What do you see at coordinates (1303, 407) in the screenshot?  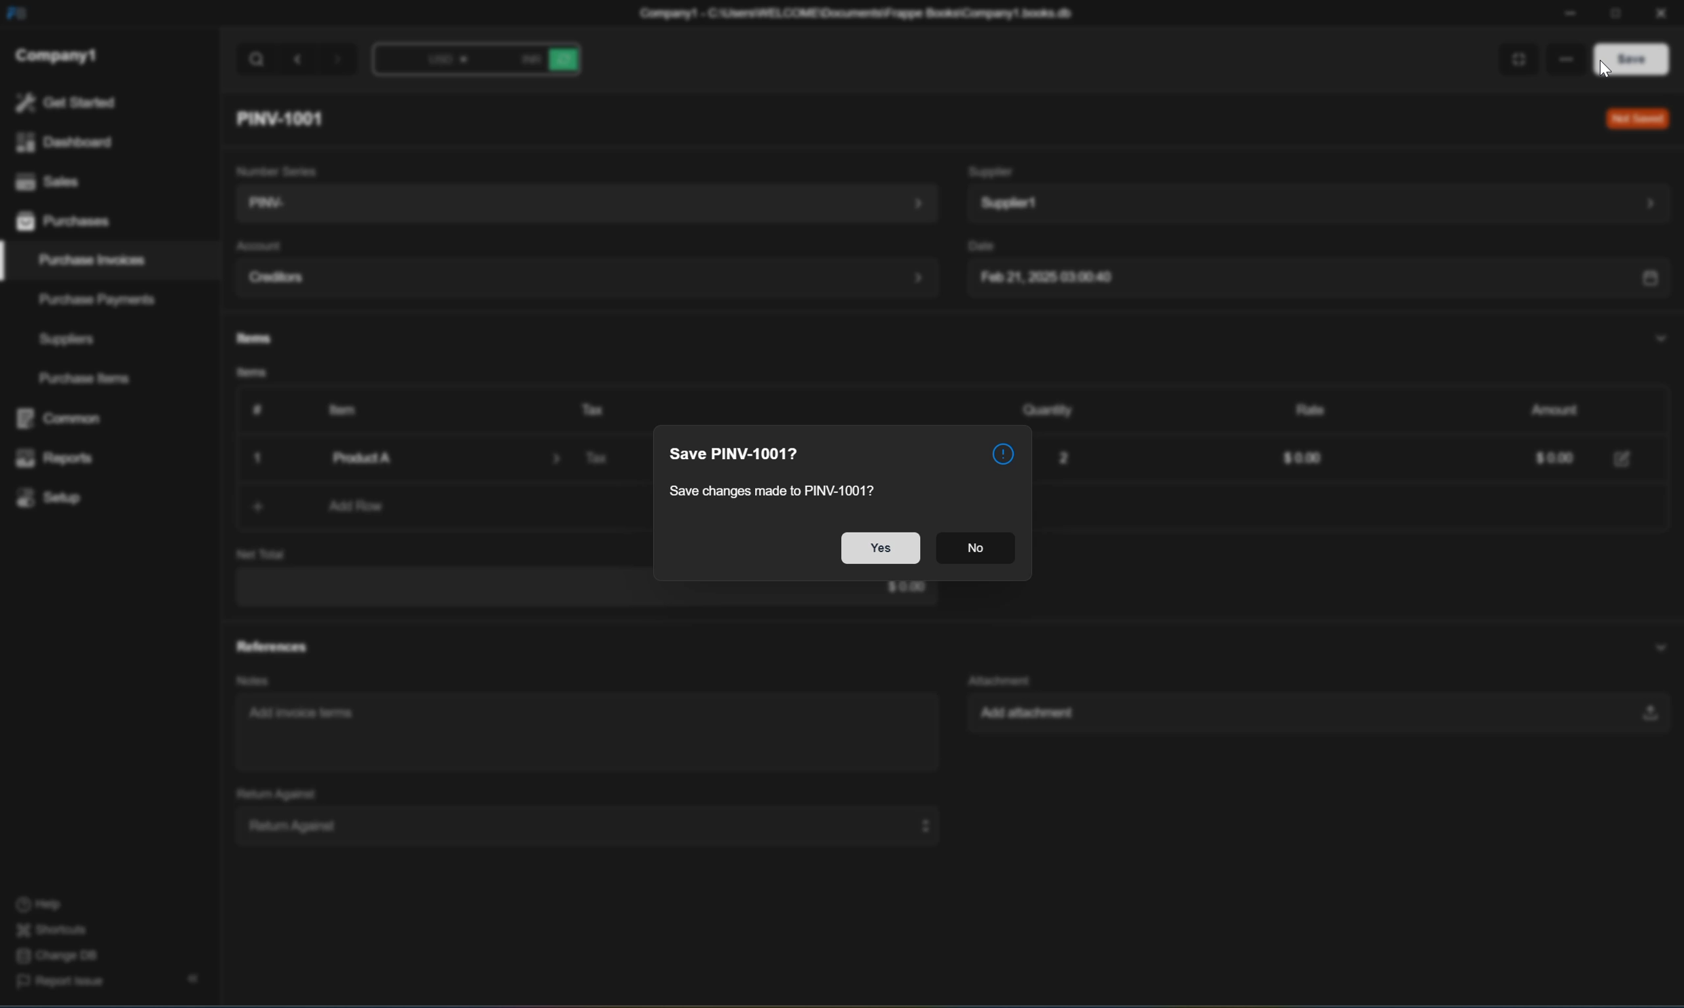 I see `Rate` at bounding box center [1303, 407].